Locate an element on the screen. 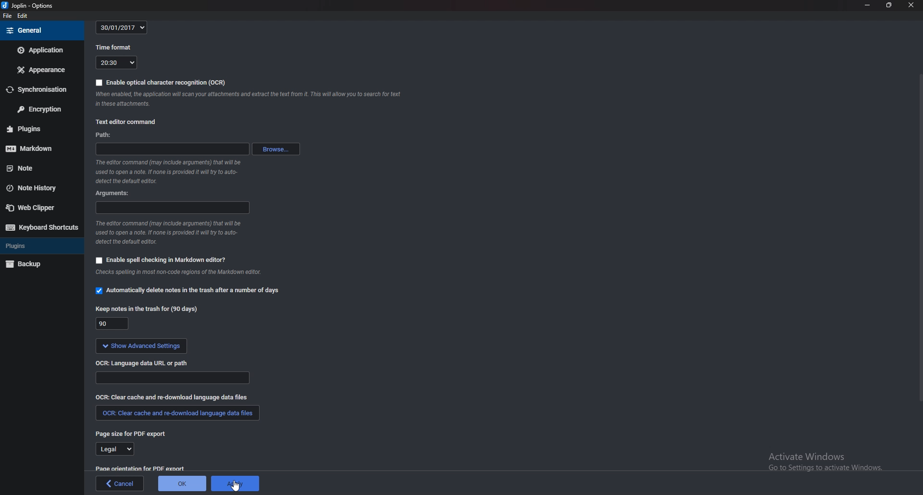 This screenshot has width=923, height=495. Encryption is located at coordinates (40, 109).